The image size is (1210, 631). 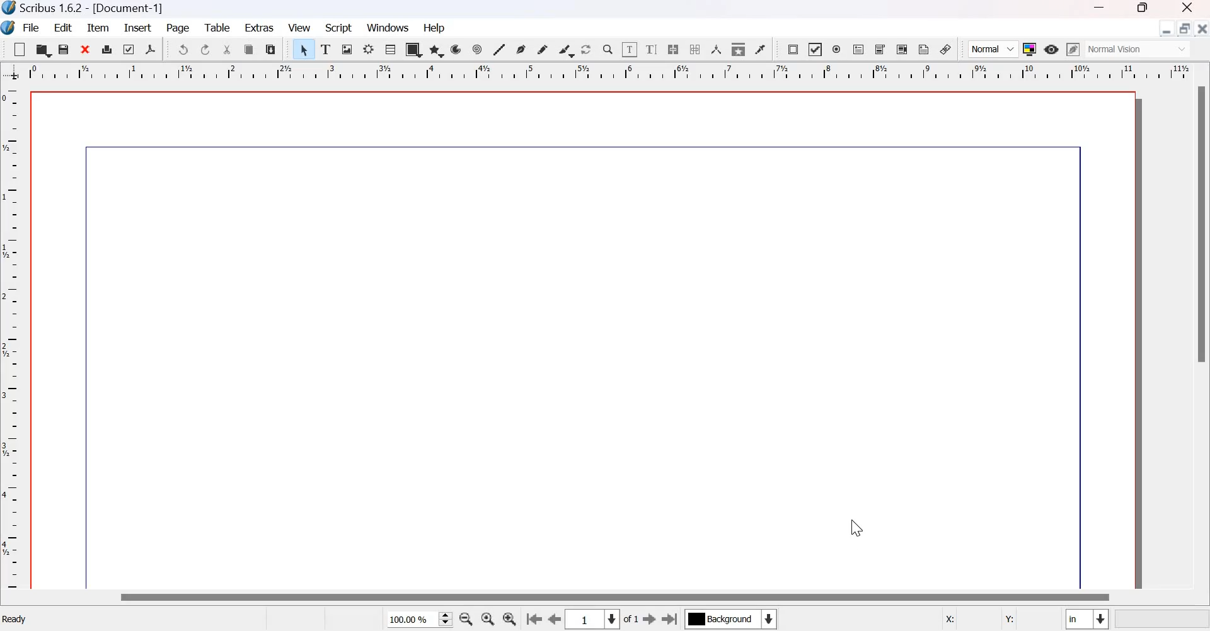 What do you see at coordinates (260, 26) in the screenshot?
I see `extras` at bounding box center [260, 26].